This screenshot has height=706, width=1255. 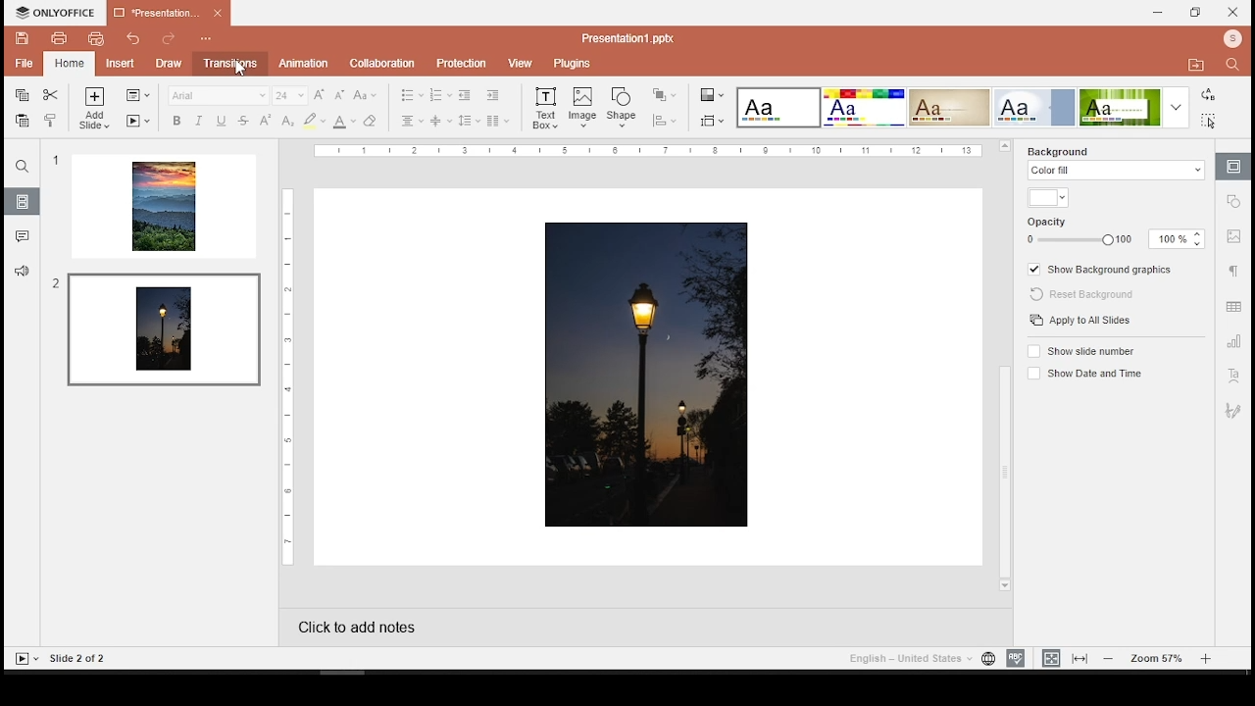 I want to click on restore, so click(x=1196, y=13).